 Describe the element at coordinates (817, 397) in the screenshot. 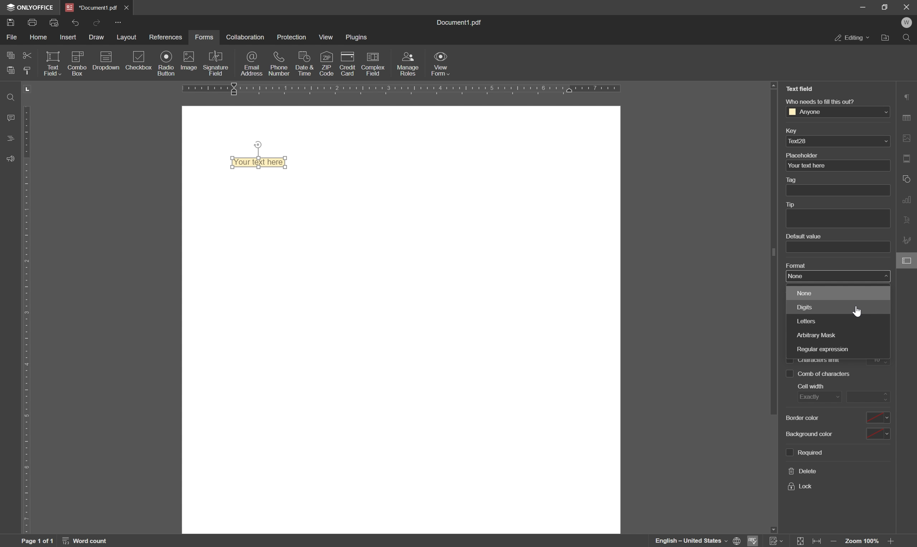

I see `exactly` at that location.